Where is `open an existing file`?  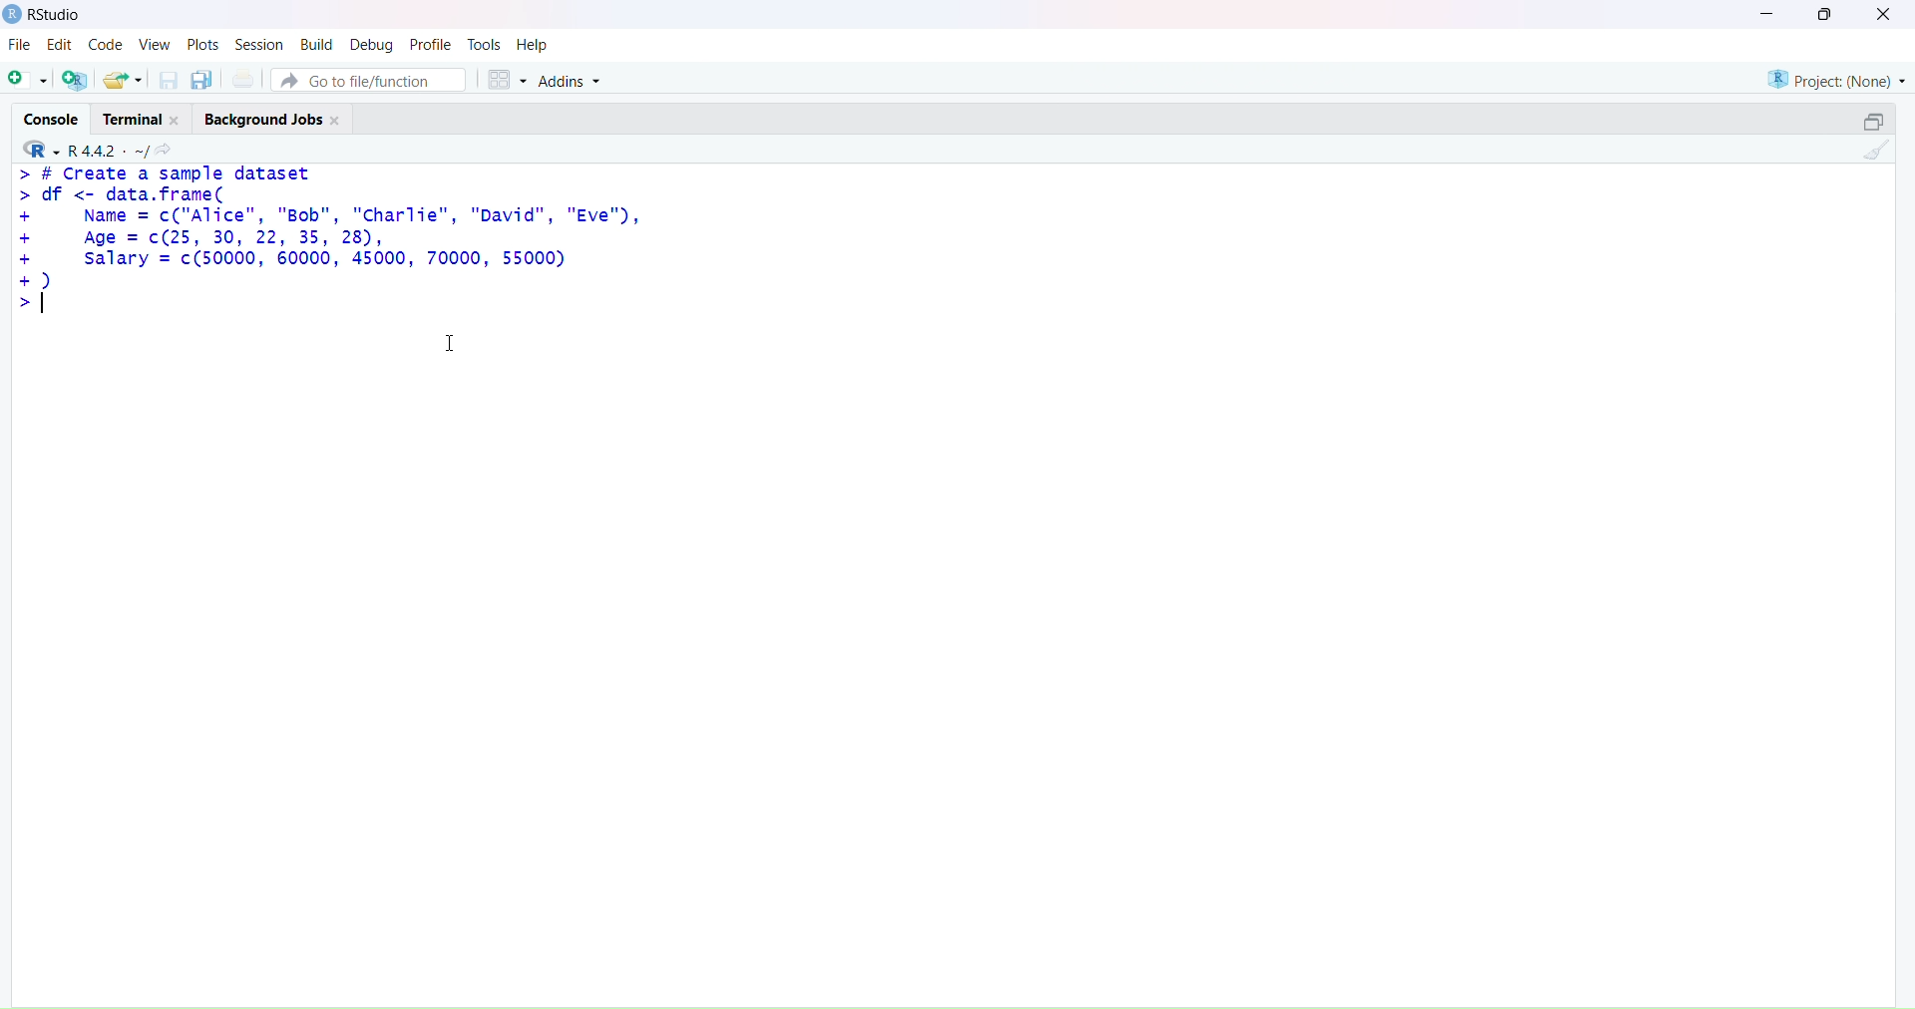
open an existing file is located at coordinates (125, 82).